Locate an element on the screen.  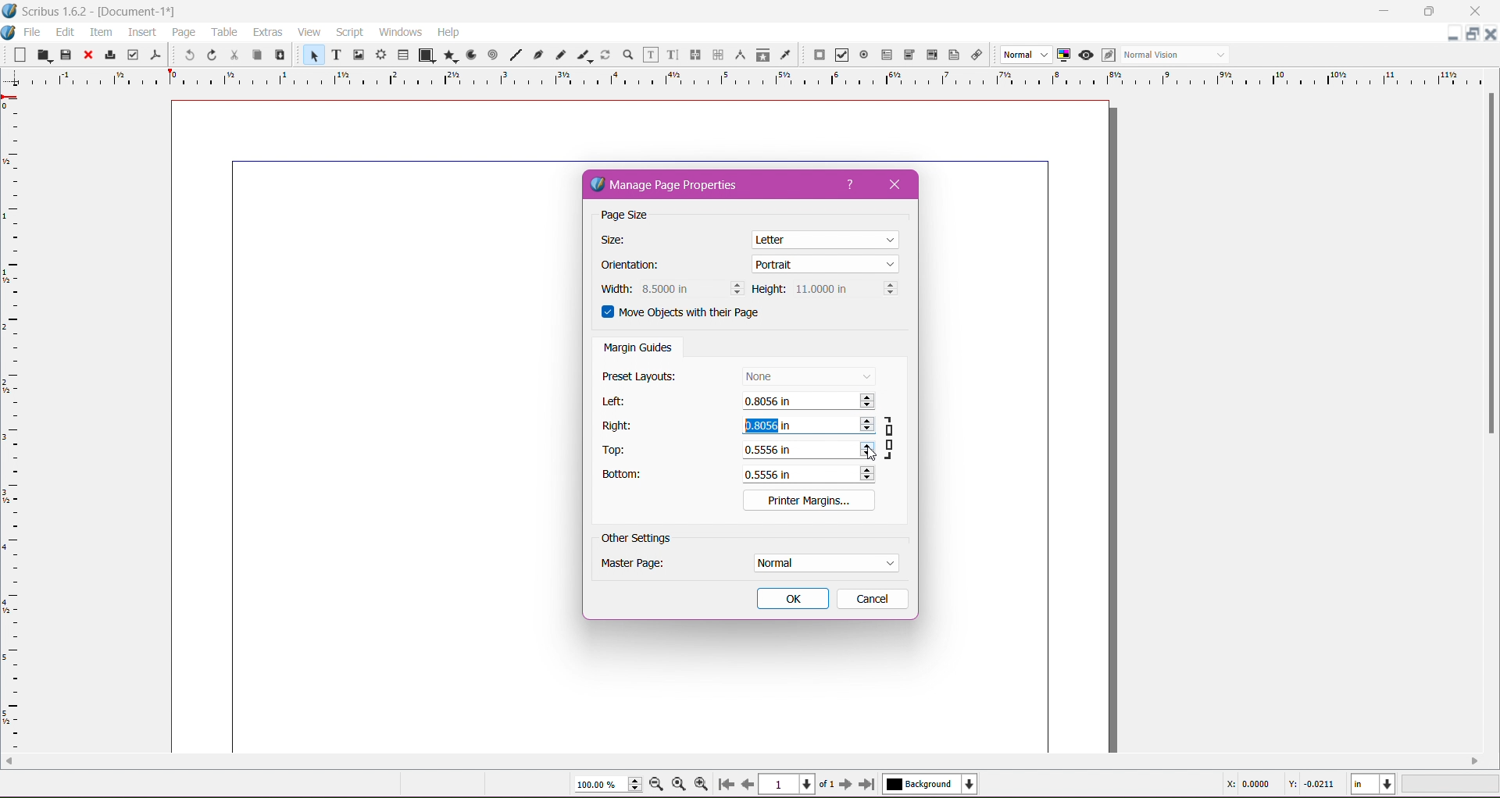
New is located at coordinates (15, 54).